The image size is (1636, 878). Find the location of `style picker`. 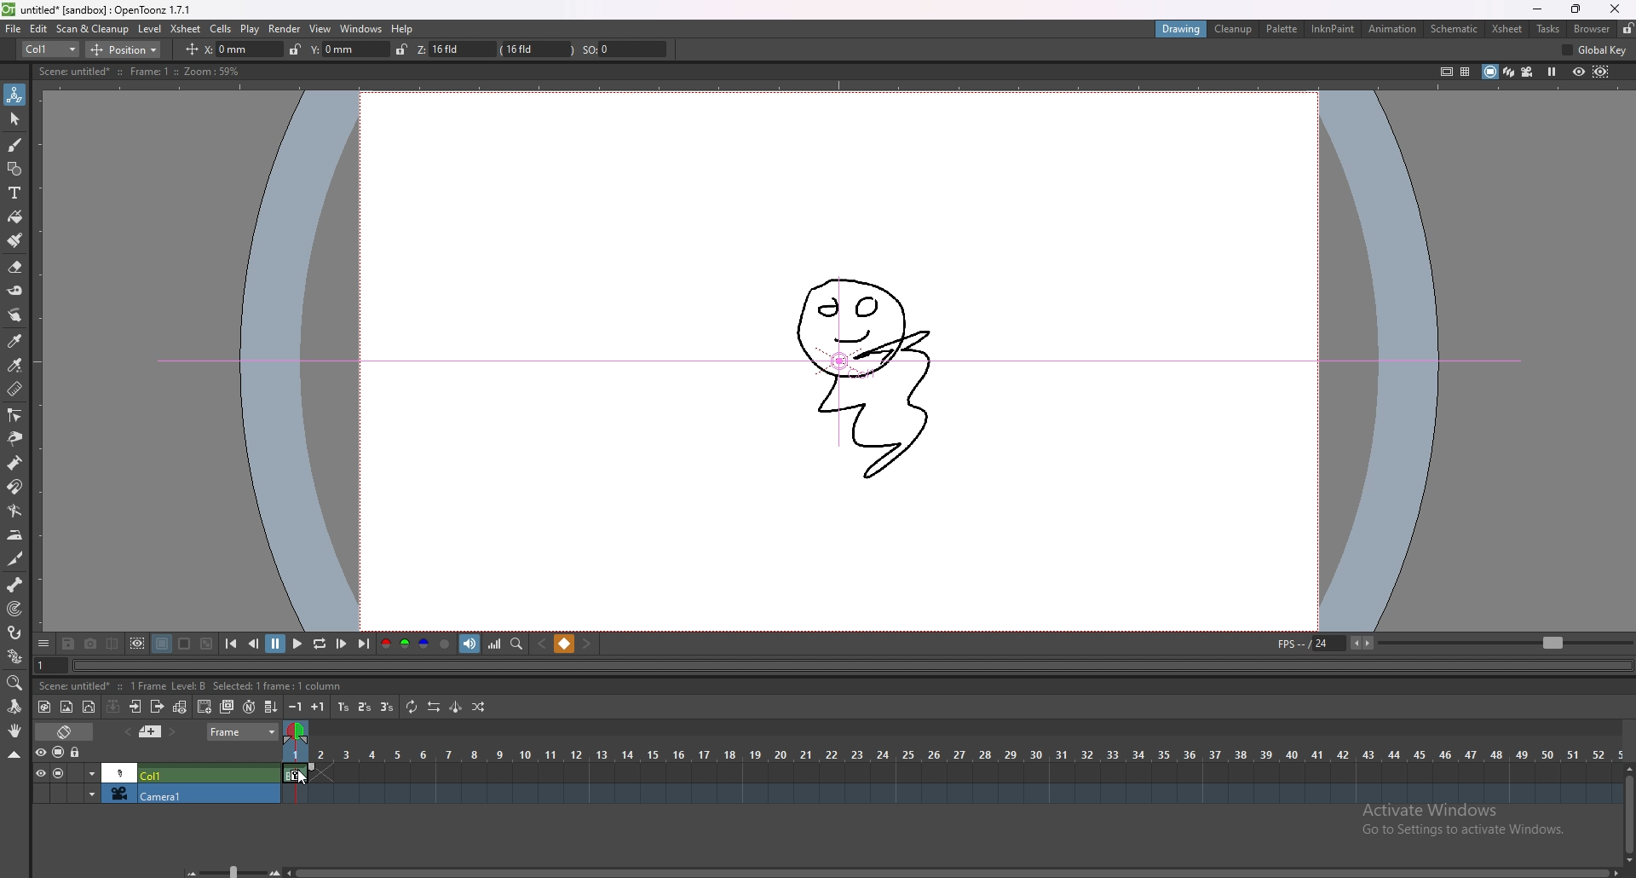

style picker is located at coordinates (15, 340).